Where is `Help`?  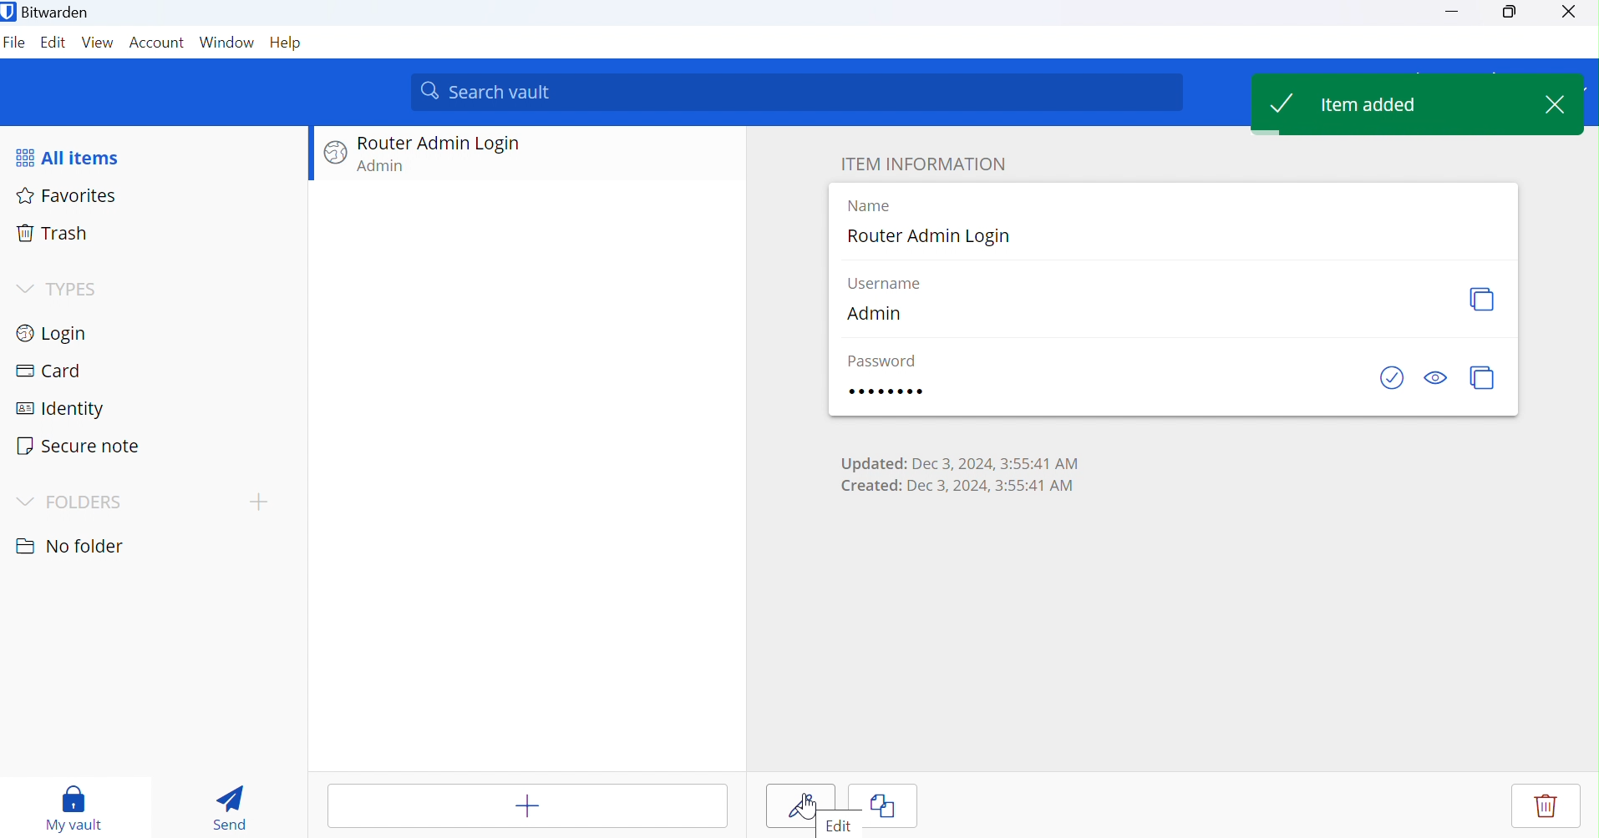 Help is located at coordinates (289, 43).